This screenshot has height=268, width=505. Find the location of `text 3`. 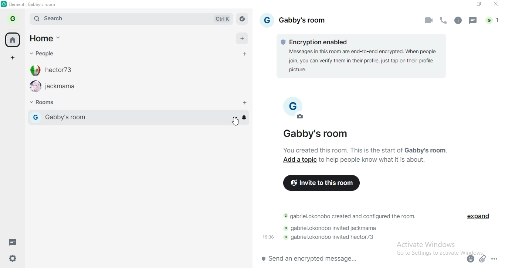

text 3 is located at coordinates (337, 228).